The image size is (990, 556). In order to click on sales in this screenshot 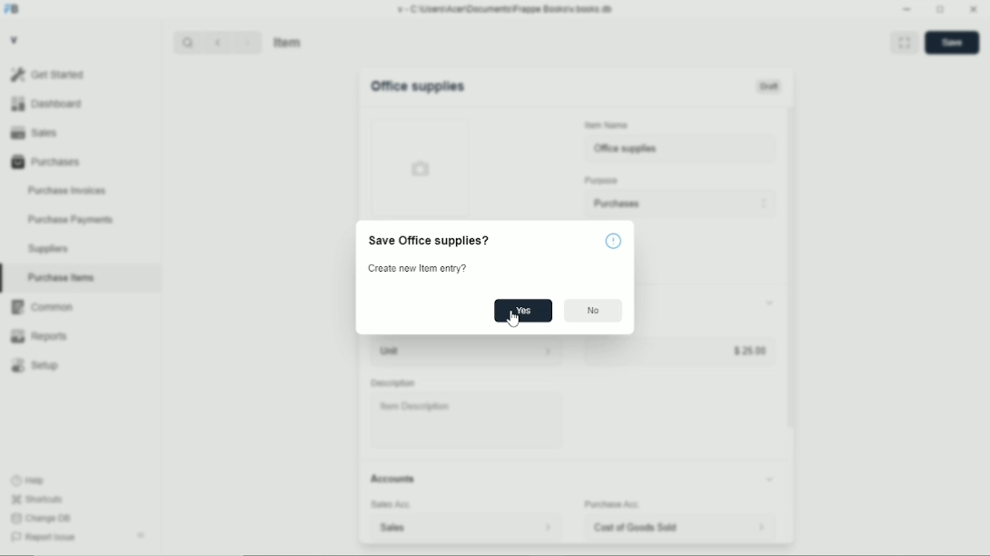, I will do `click(436, 528)`.